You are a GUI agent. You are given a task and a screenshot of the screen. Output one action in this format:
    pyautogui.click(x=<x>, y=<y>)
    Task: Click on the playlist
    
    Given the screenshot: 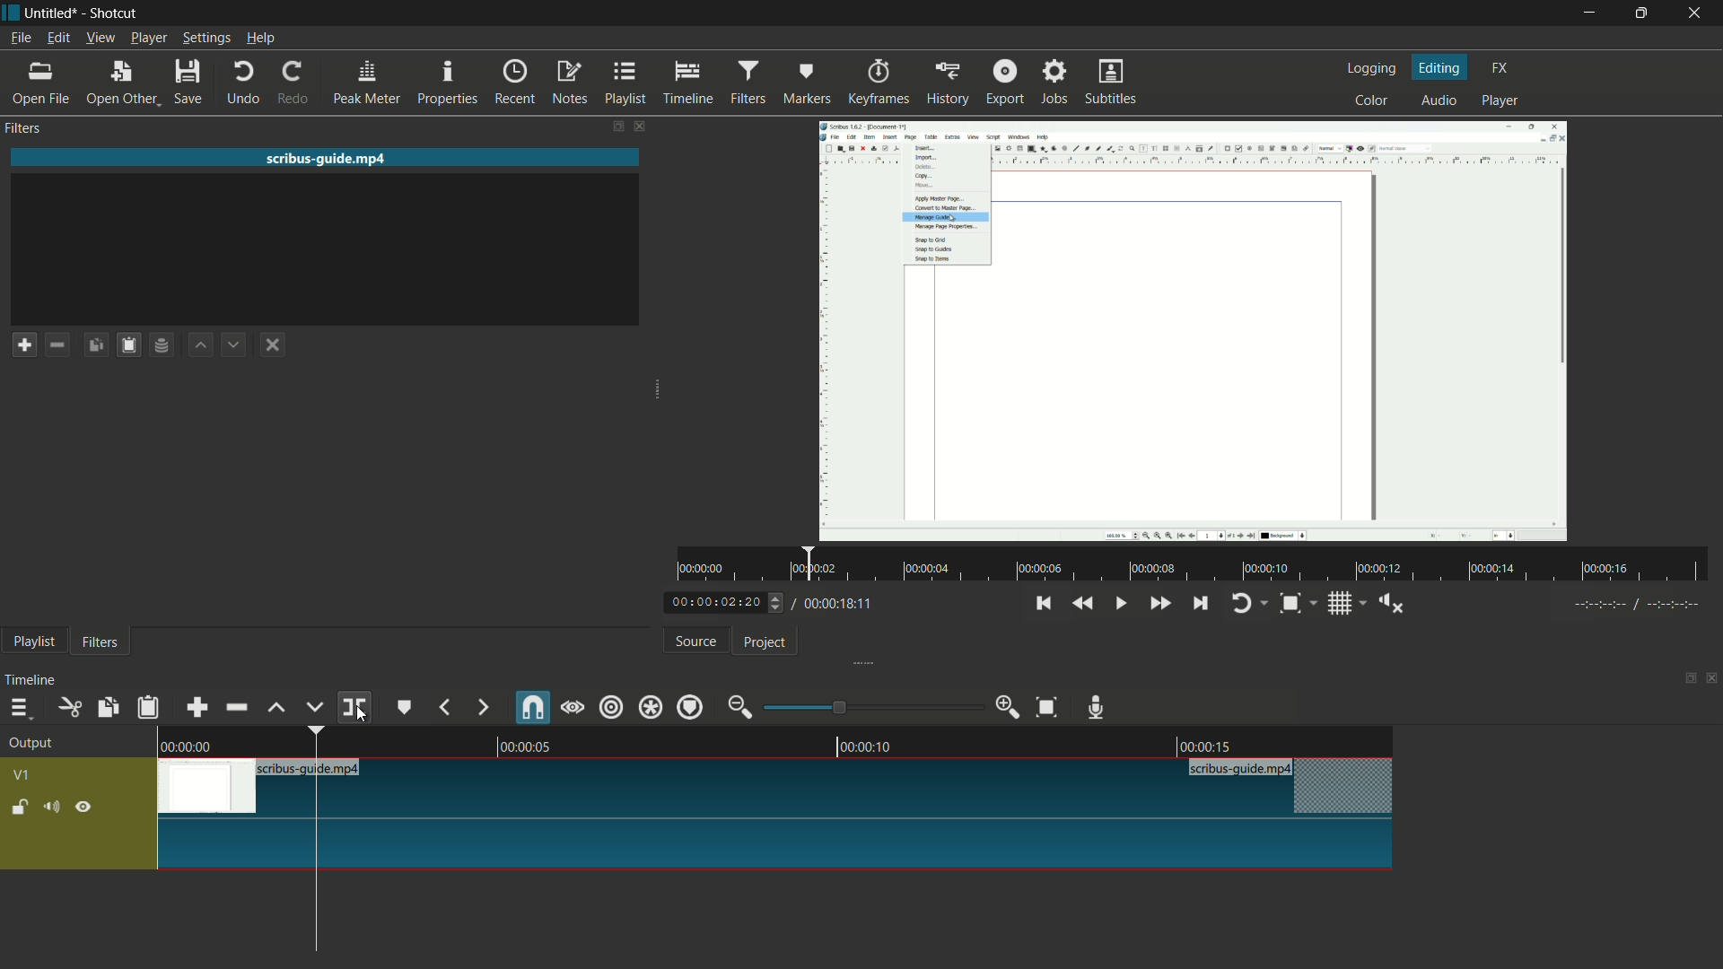 What is the action you would take?
    pyautogui.click(x=628, y=82)
    